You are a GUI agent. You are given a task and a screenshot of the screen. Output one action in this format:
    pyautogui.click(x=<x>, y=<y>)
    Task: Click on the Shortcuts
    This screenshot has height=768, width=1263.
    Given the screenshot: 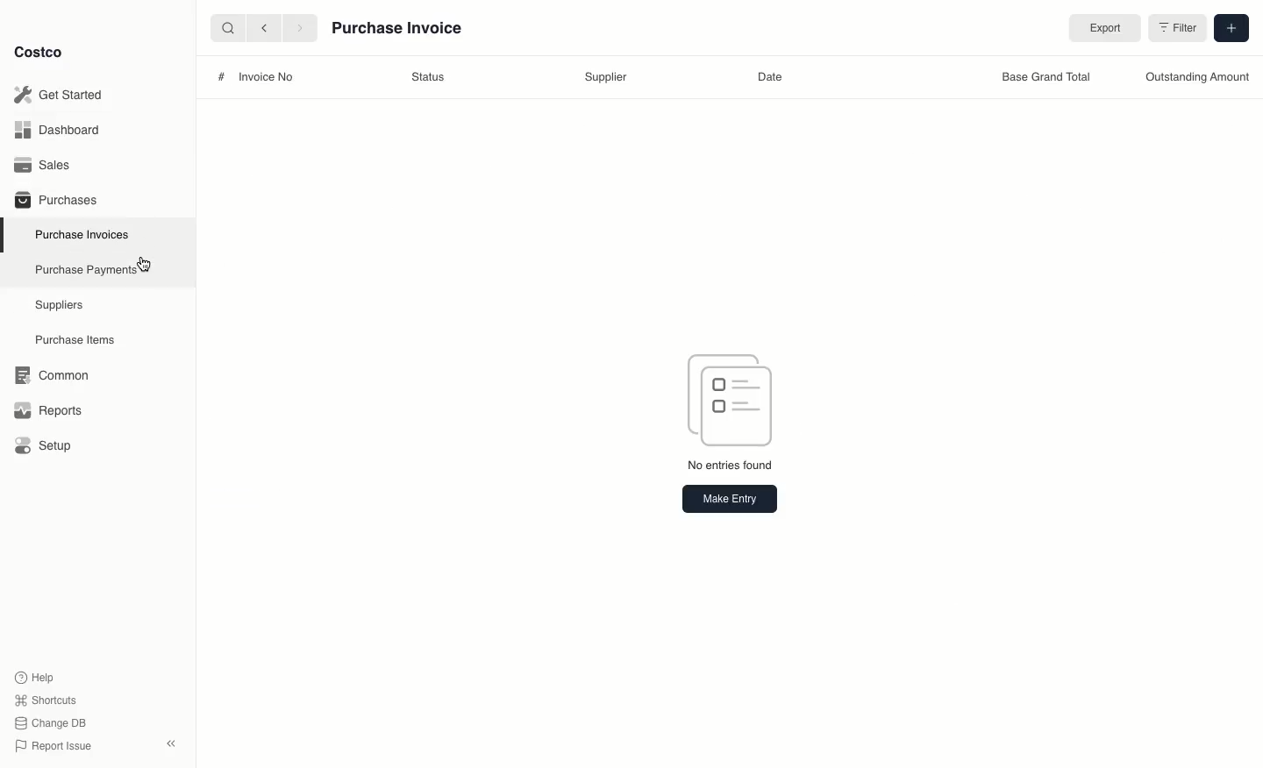 What is the action you would take?
    pyautogui.click(x=45, y=699)
    